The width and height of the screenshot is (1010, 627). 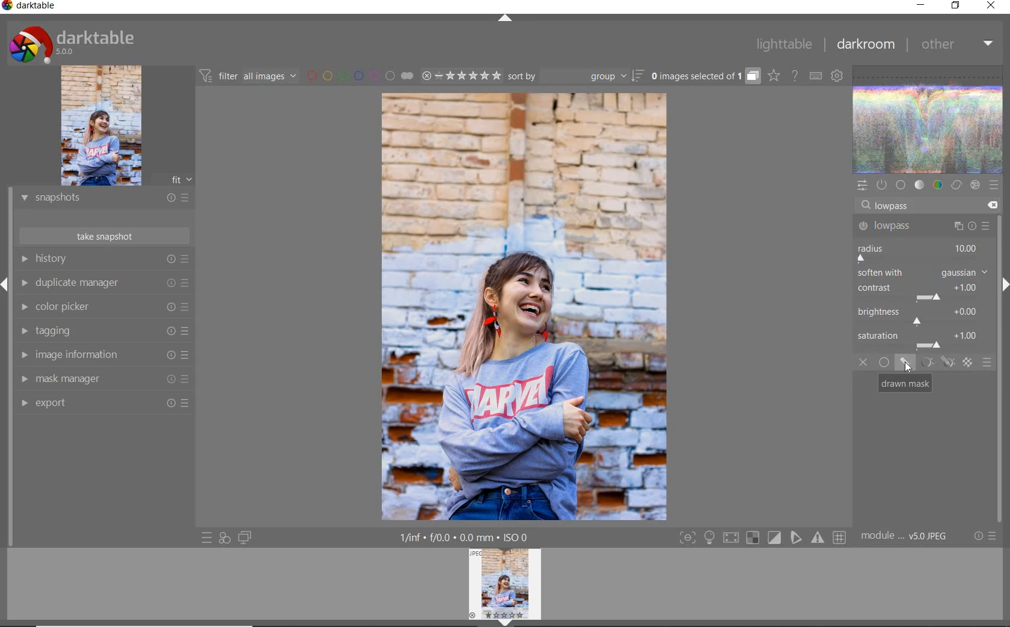 What do you see at coordinates (815, 75) in the screenshot?
I see `set keyboard shortcuts` at bounding box center [815, 75].